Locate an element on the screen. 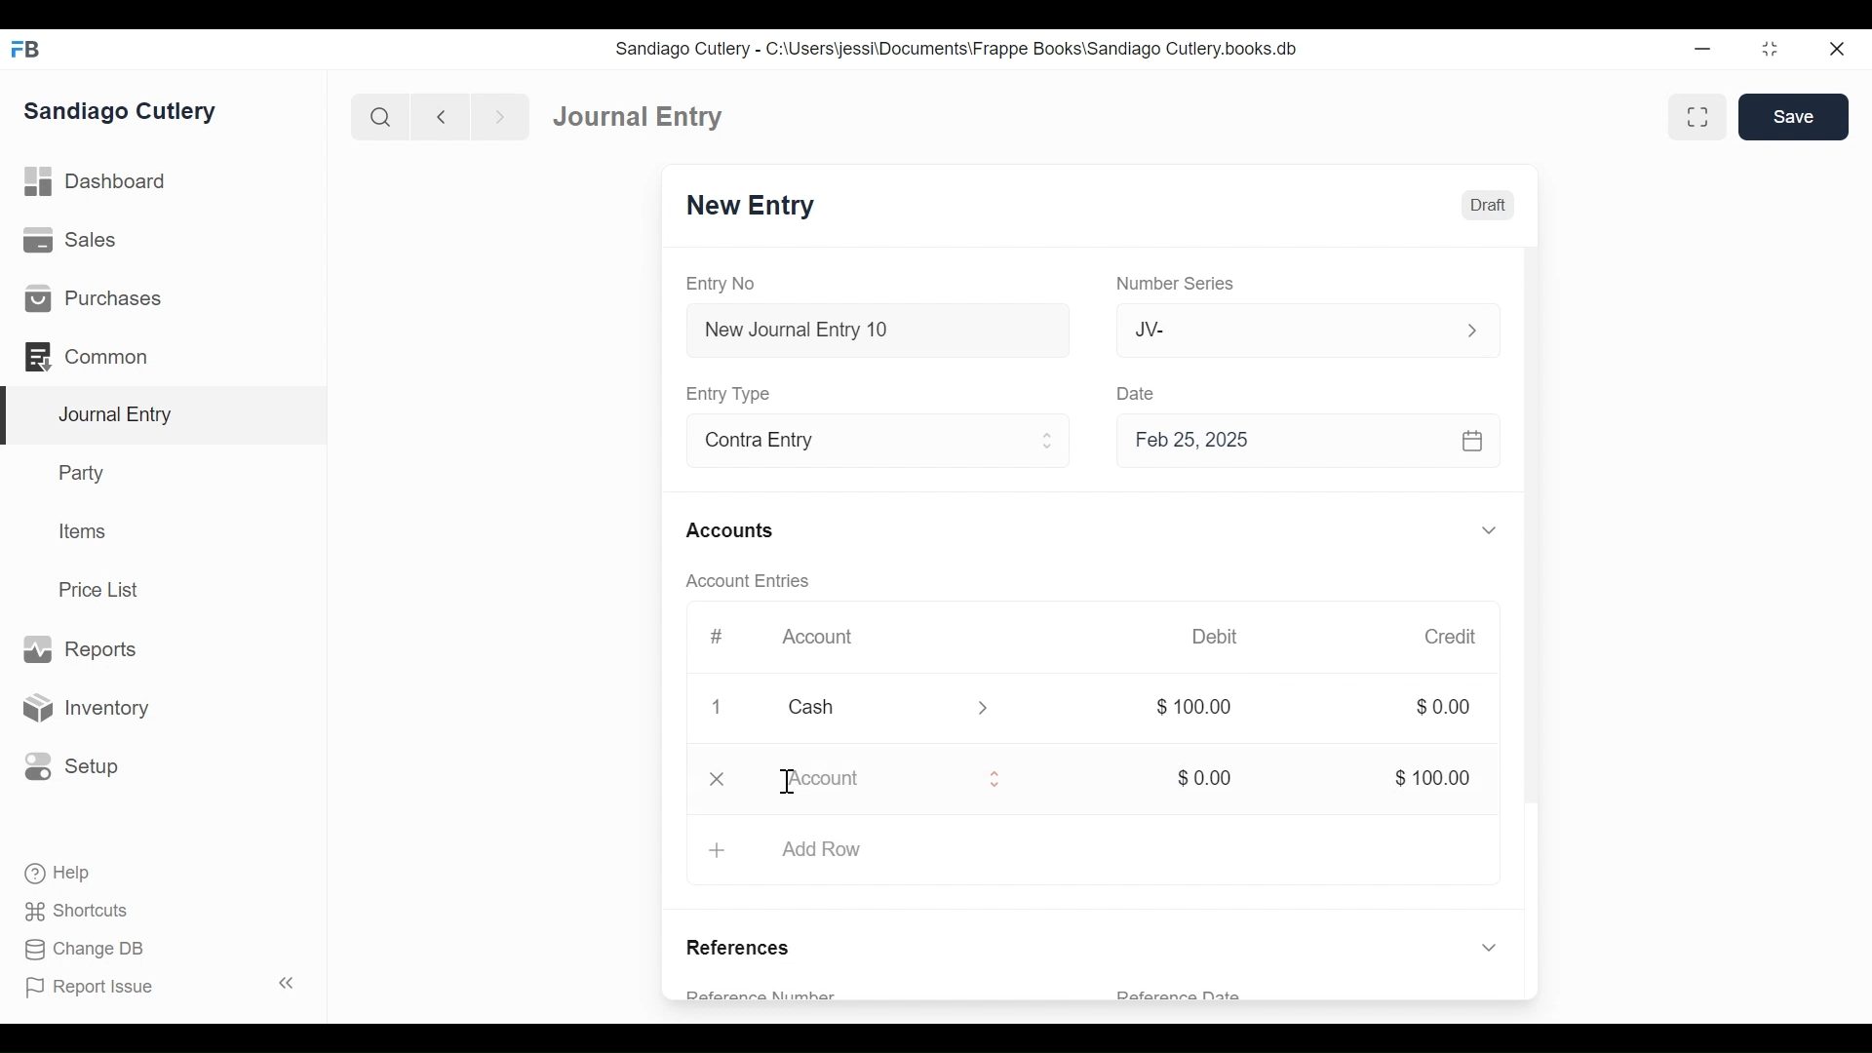 Image resolution: width=1872 pixels, height=1053 pixels. Inventory is located at coordinates (91, 707).